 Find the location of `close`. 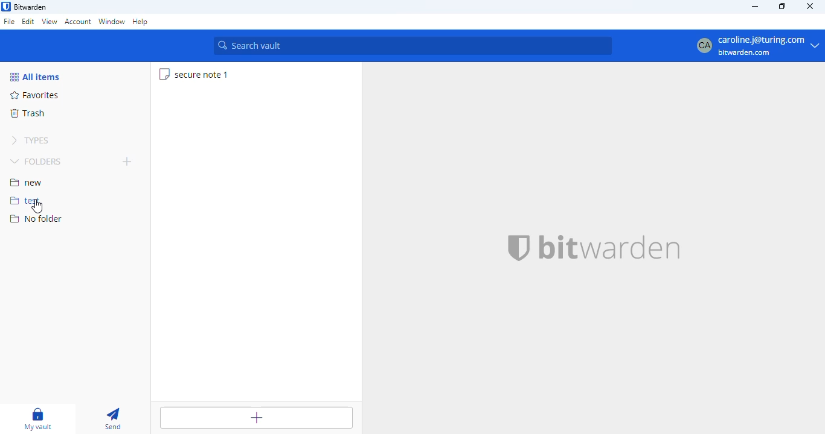

close is located at coordinates (811, 6).